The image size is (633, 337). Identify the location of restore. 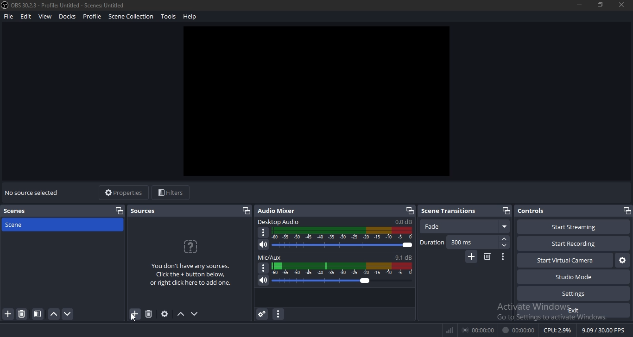
(246, 210).